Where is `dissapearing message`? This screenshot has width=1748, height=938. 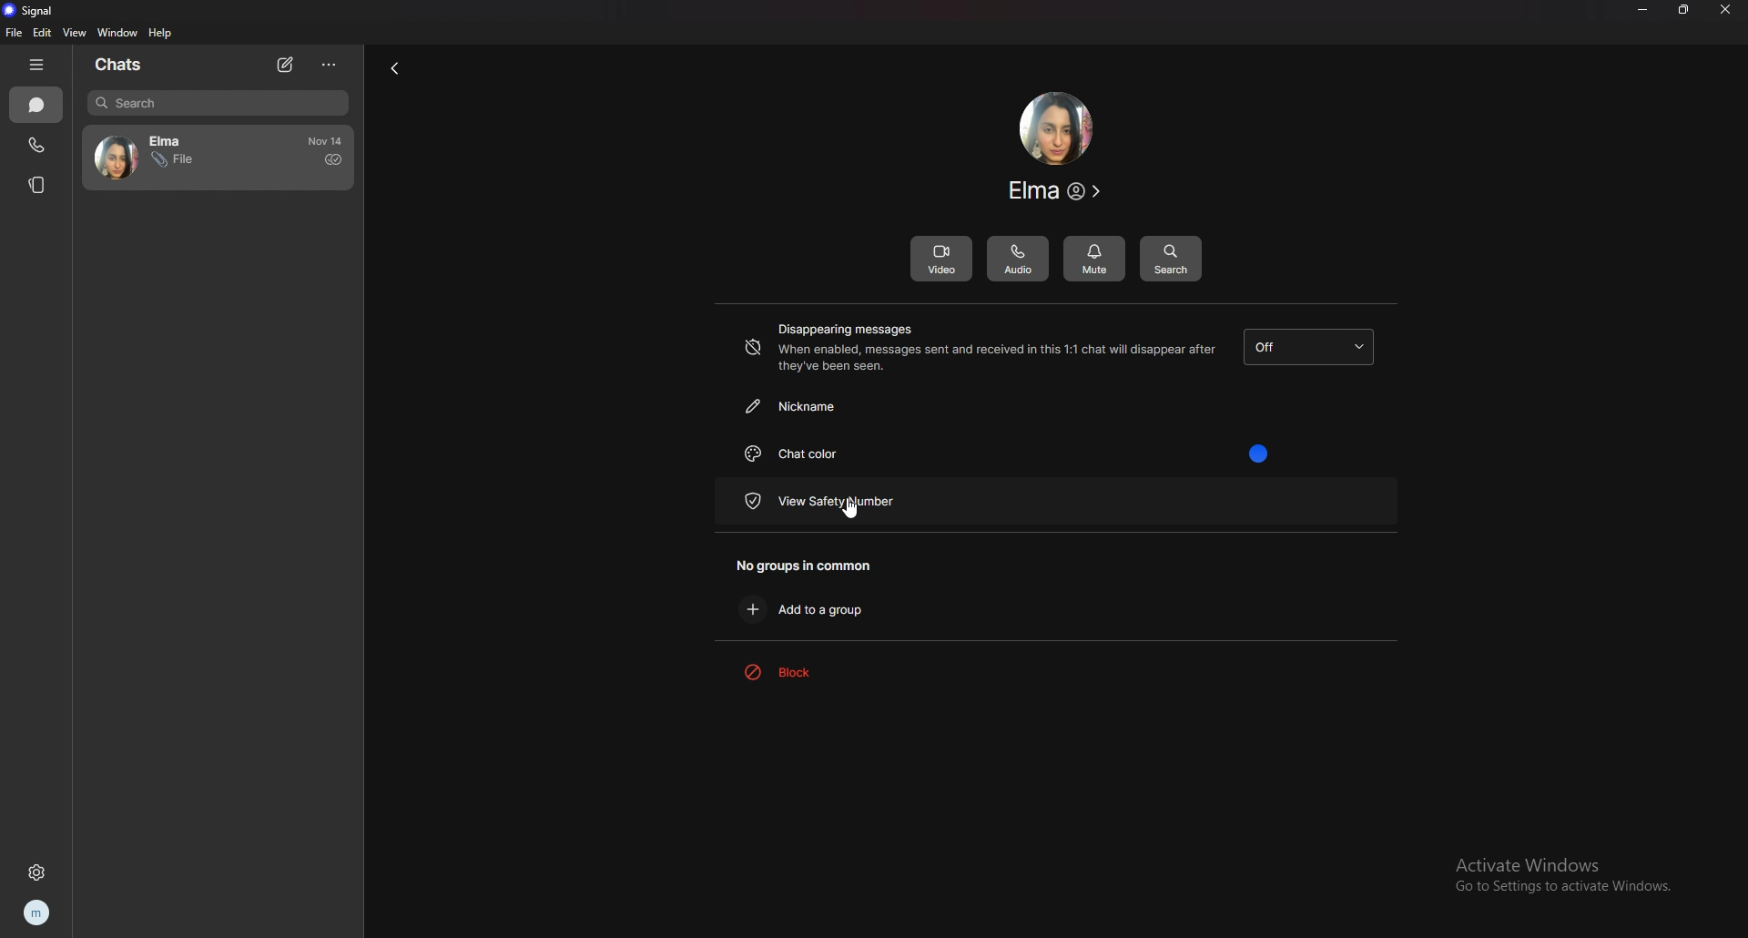 dissapearing message is located at coordinates (979, 348).